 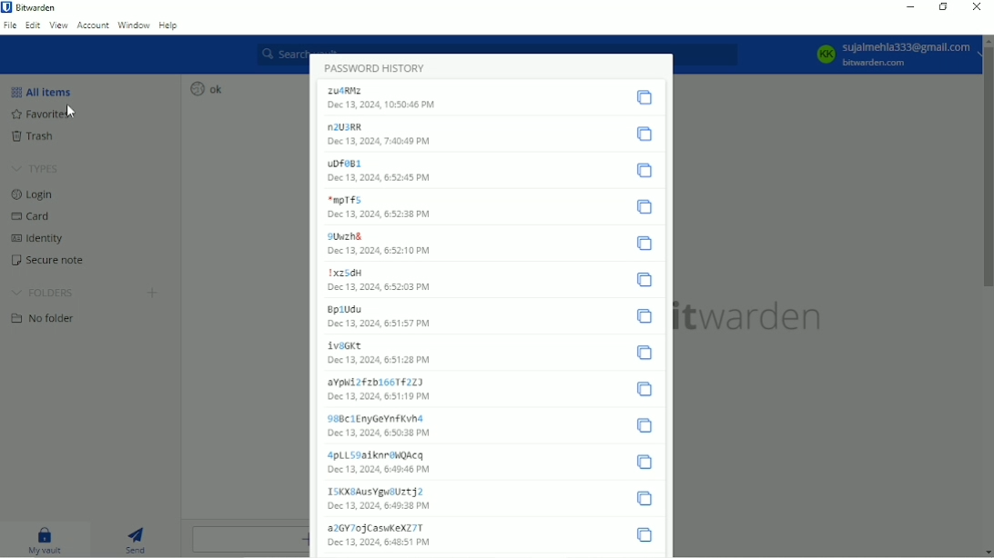 What do you see at coordinates (380, 289) in the screenshot?
I see `Dec 13, 2024, 6:52:03 PM` at bounding box center [380, 289].